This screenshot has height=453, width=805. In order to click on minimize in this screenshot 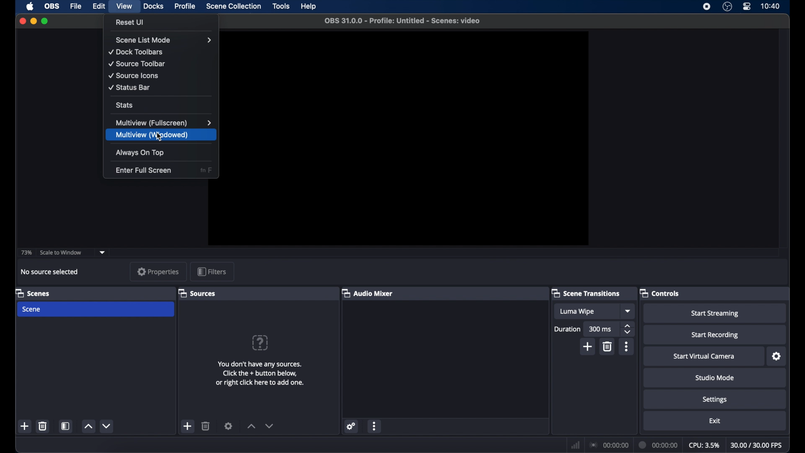, I will do `click(33, 21)`.